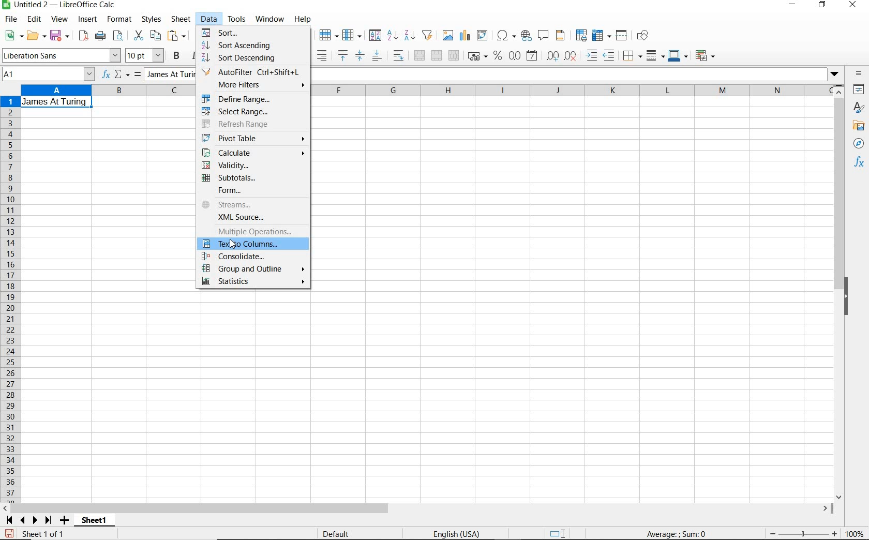  I want to click on format as number, so click(515, 56).